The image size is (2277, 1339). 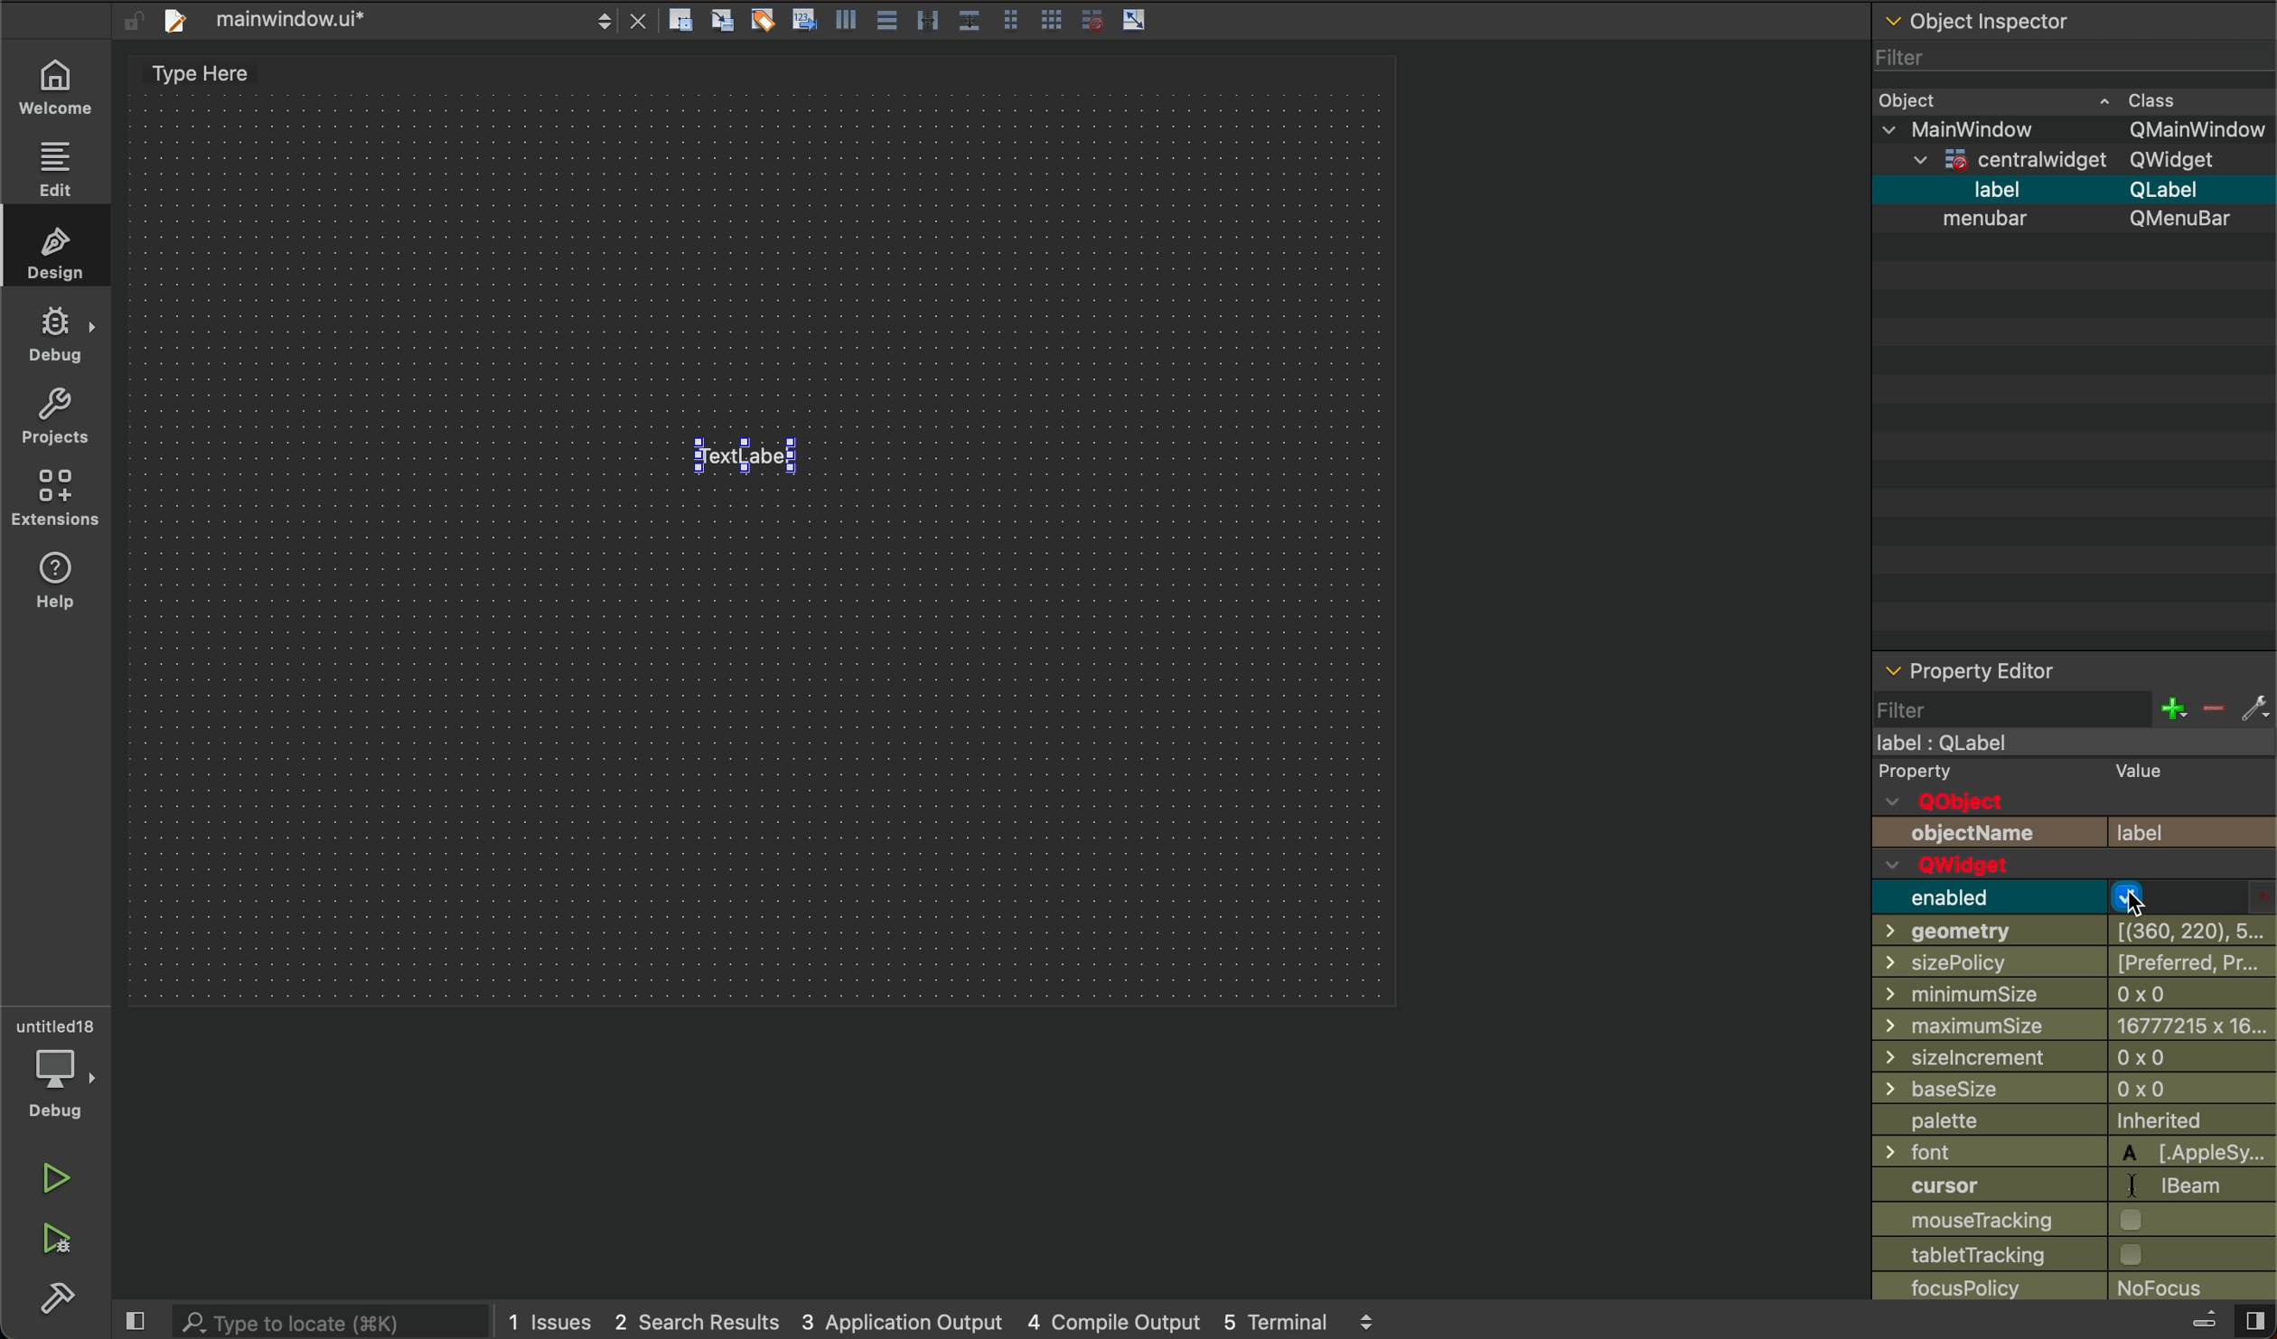 I want to click on 5 terminal, so click(x=1272, y=1322).